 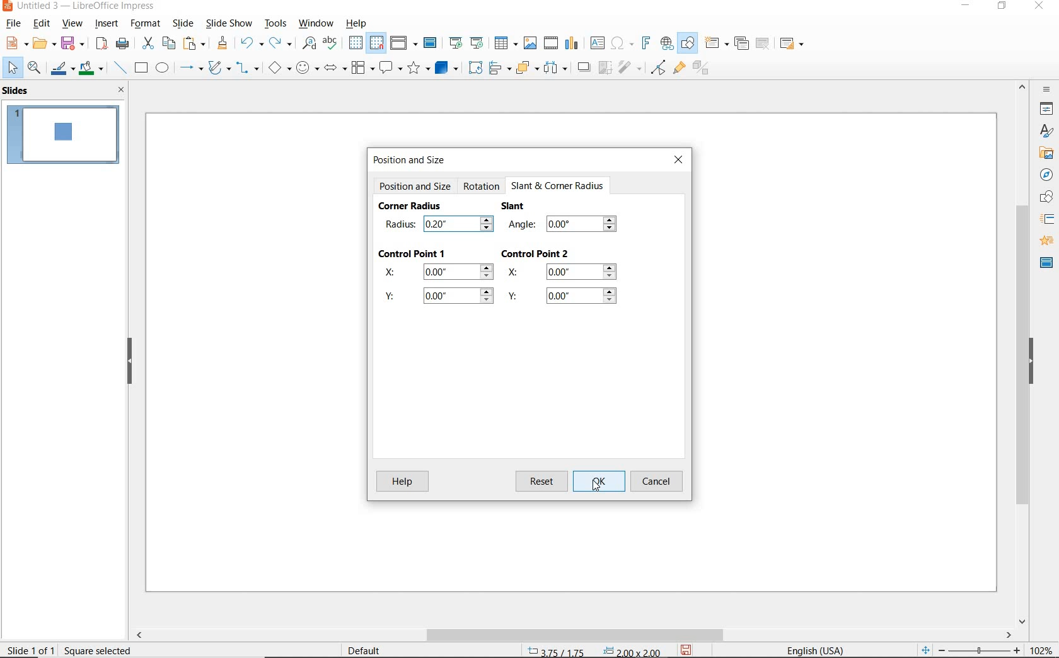 I want to click on show draw functions, so click(x=689, y=43).